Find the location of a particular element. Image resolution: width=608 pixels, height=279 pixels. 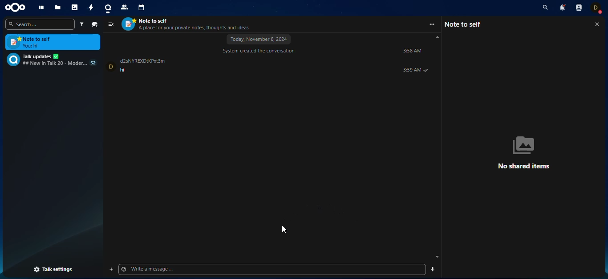

time is located at coordinates (411, 51).